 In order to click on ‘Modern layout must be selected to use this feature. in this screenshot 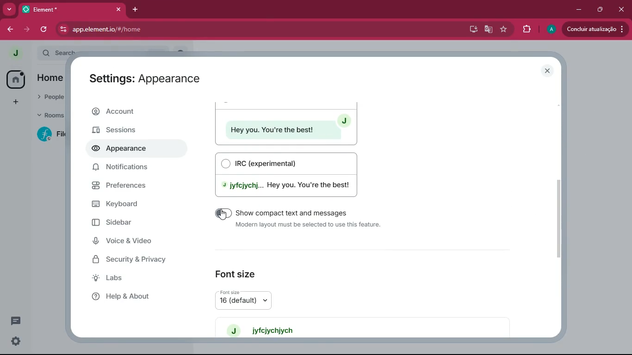, I will do `click(310, 226)`.